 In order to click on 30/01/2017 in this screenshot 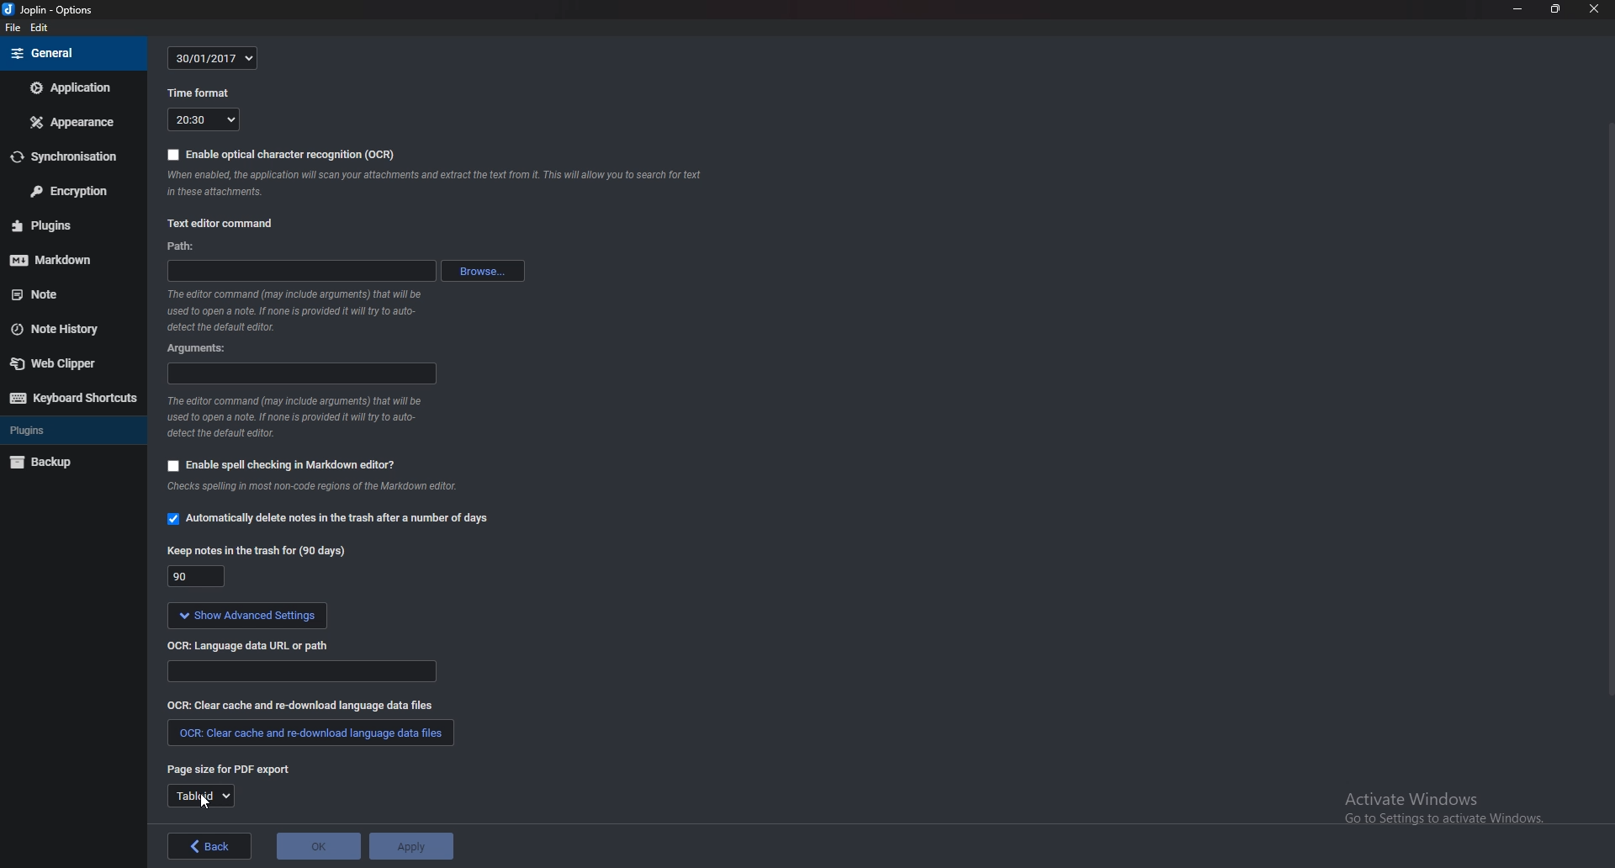, I will do `click(214, 58)`.